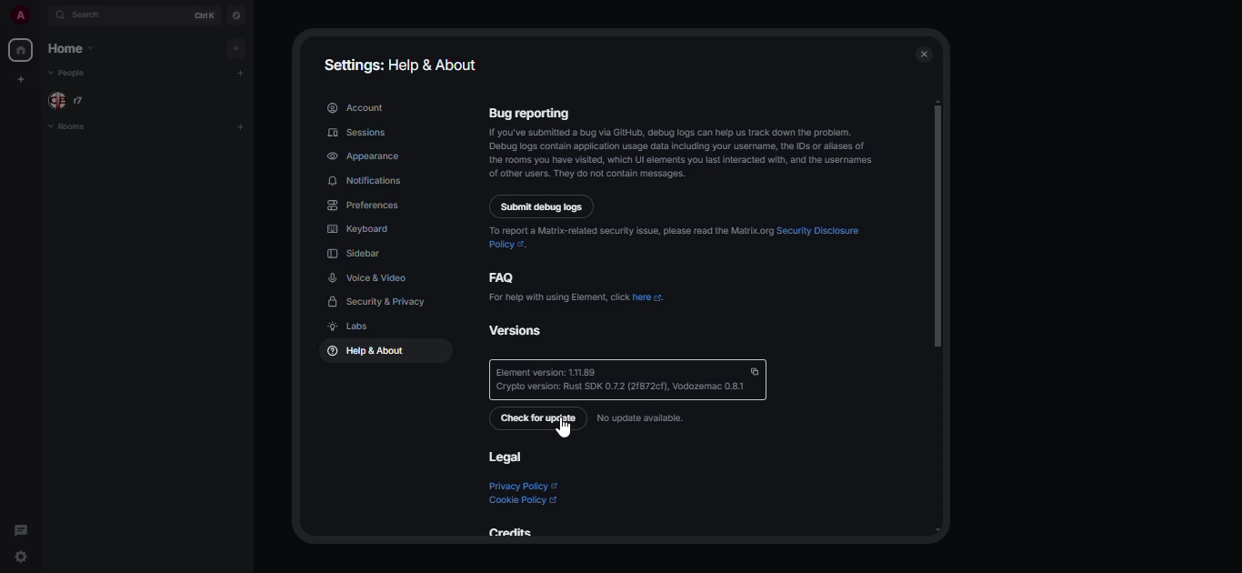 The width and height of the screenshot is (1242, 573). I want to click on home, so click(20, 49).